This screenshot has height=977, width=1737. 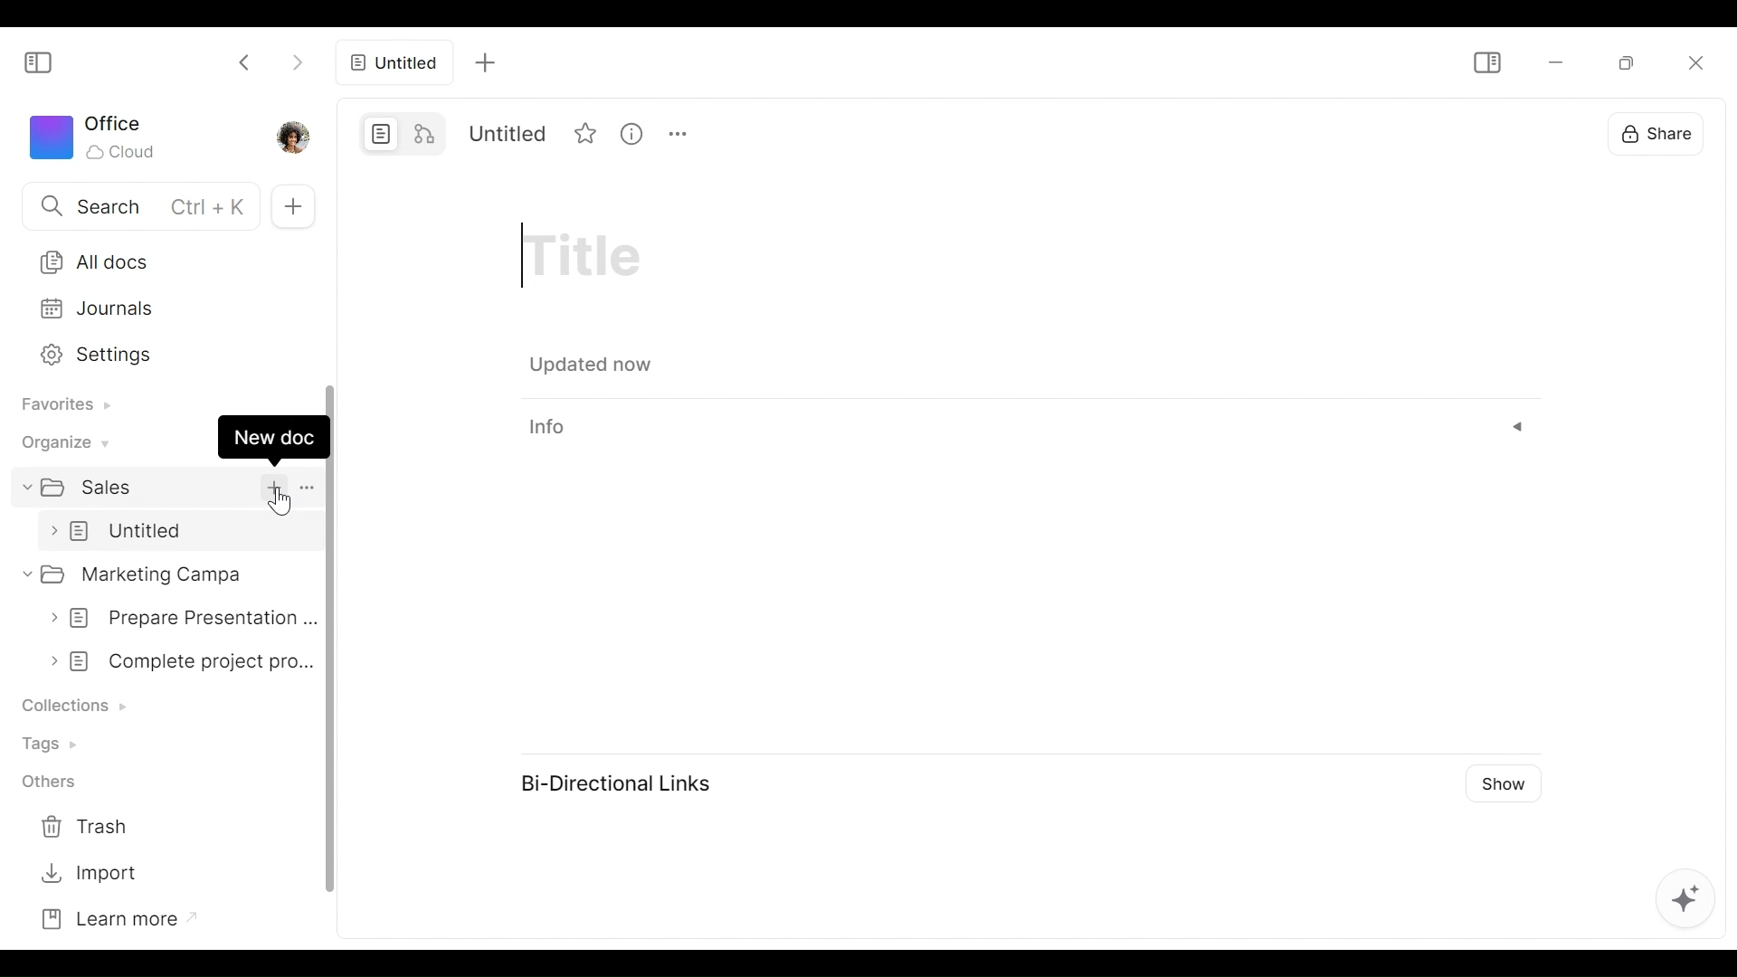 I want to click on New doc, so click(x=273, y=436).